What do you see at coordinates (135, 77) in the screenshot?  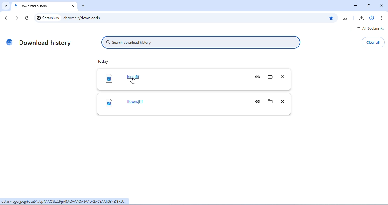 I see `bird.jfif` at bounding box center [135, 77].